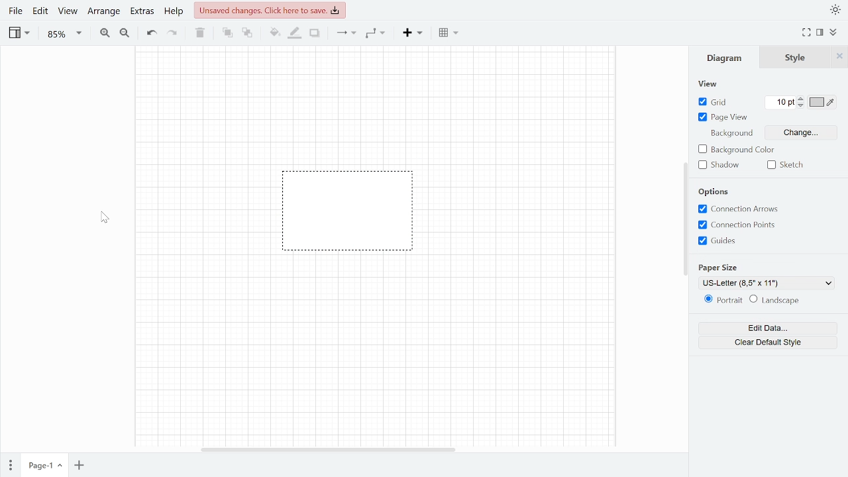  Describe the element at coordinates (722, 300) in the screenshot. I see `Potrait` at that location.